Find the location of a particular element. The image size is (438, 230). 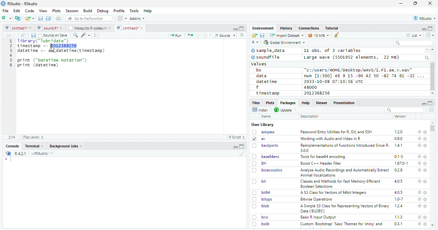

48000 is located at coordinates (310, 87).